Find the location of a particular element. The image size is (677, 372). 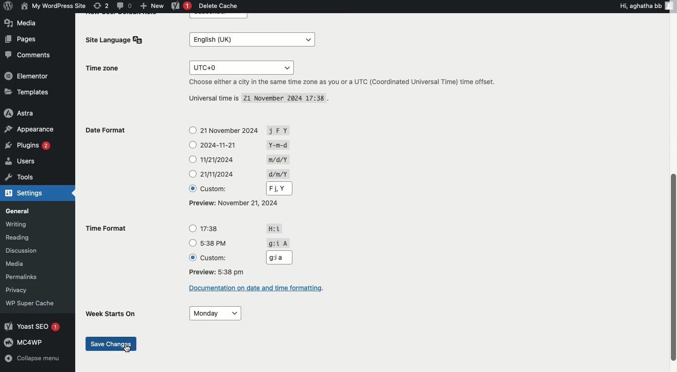

Preview: 5:38 pm is located at coordinates (220, 272).